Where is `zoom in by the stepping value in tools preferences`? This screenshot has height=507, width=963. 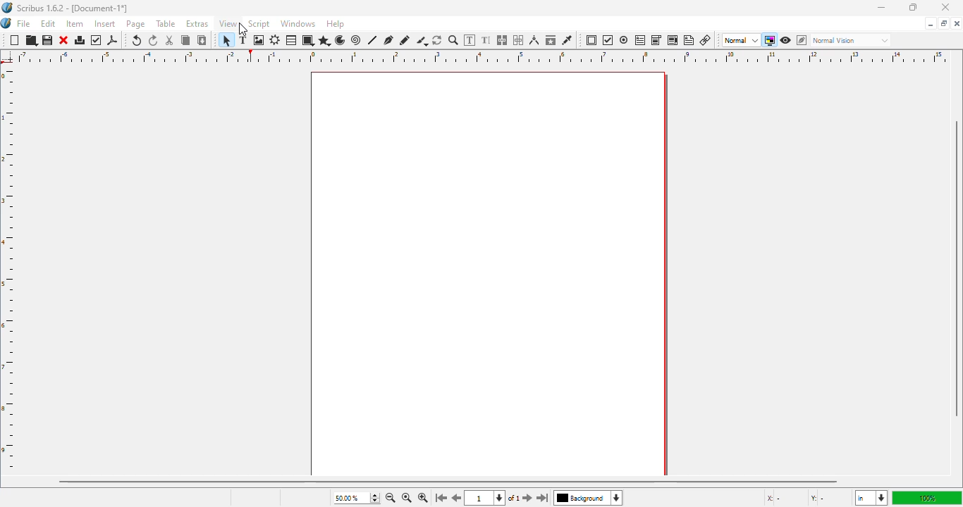 zoom in by the stepping value in tools preferences is located at coordinates (422, 499).